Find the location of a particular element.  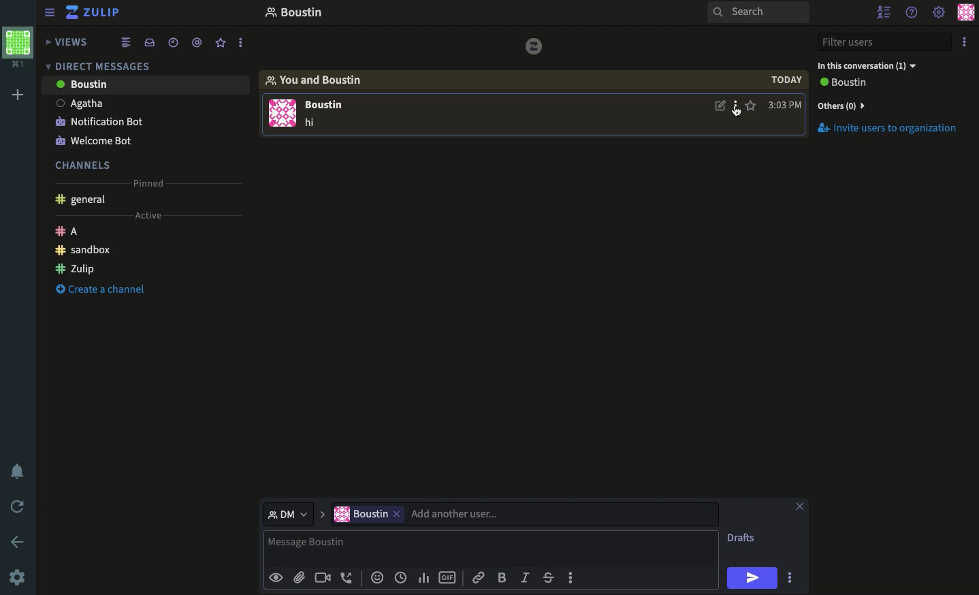

Gif is located at coordinates (448, 578).